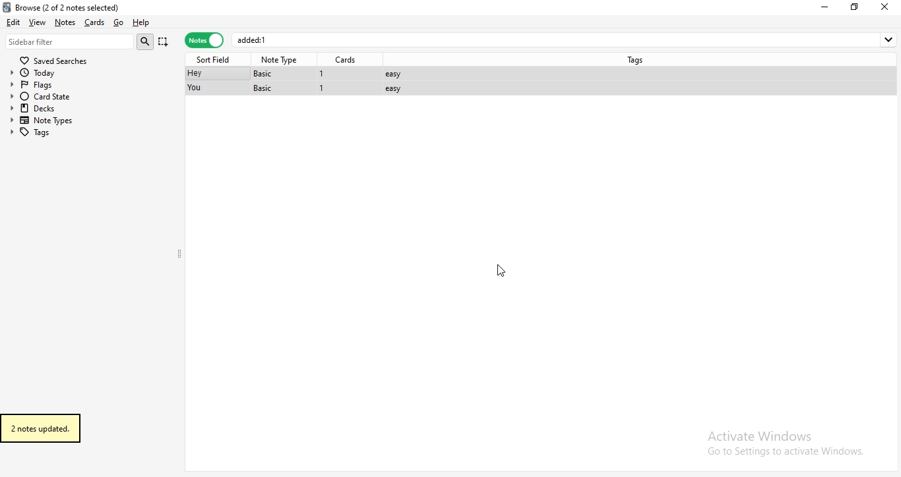 The height and width of the screenshot is (477, 901). Describe the element at coordinates (566, 40) in the screenshot. I see `added:1` at that location.